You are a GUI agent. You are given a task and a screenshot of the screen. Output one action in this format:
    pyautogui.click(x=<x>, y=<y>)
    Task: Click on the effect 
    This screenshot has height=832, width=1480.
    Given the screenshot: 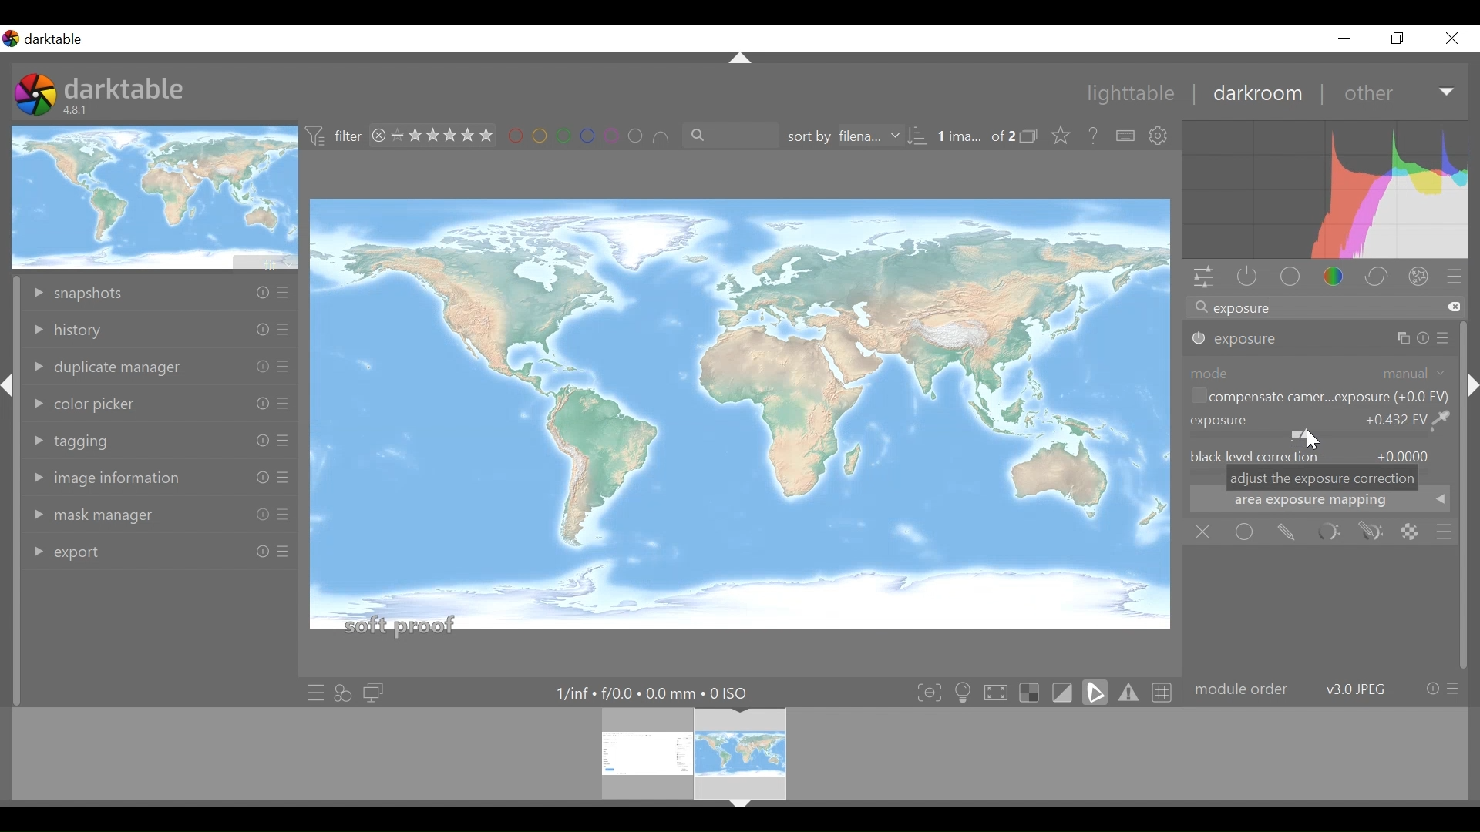 What is the action you would take?
    pyautogui.click(x=1422, y=279)
    